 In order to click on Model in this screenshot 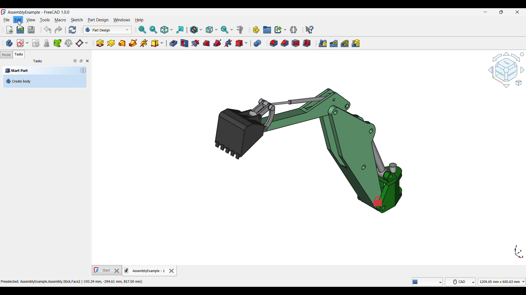, I will do `click(7, 55)`.